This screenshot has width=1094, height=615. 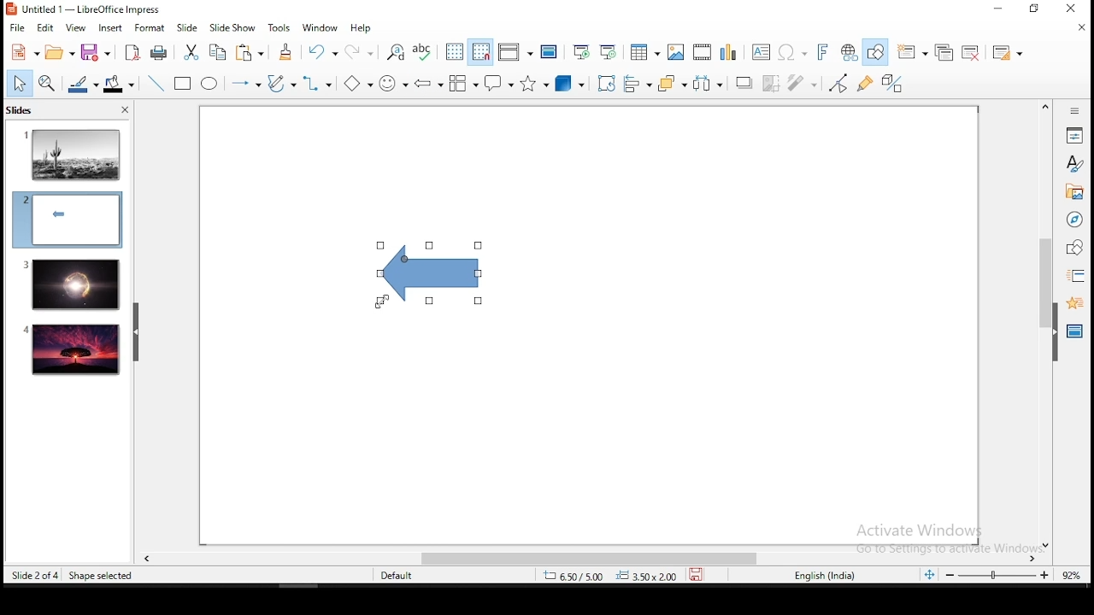 I want to click on new slide, so click(x=914, y=51).